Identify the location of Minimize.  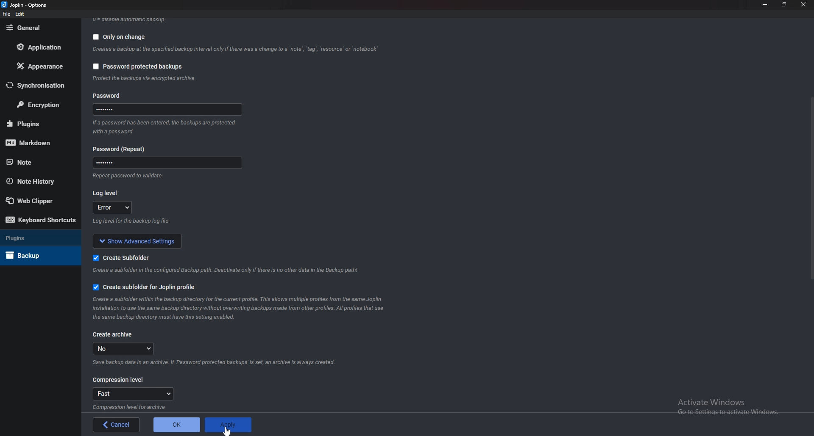
(765, 4).